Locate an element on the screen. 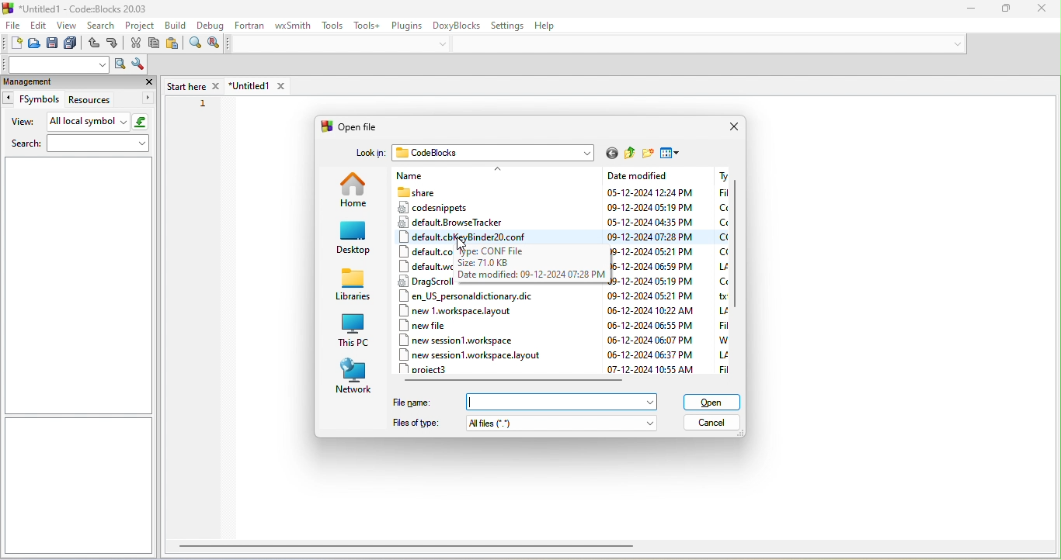 The width and height of the screenshot is (1061, 560). open is located at coordinates (715, 400).